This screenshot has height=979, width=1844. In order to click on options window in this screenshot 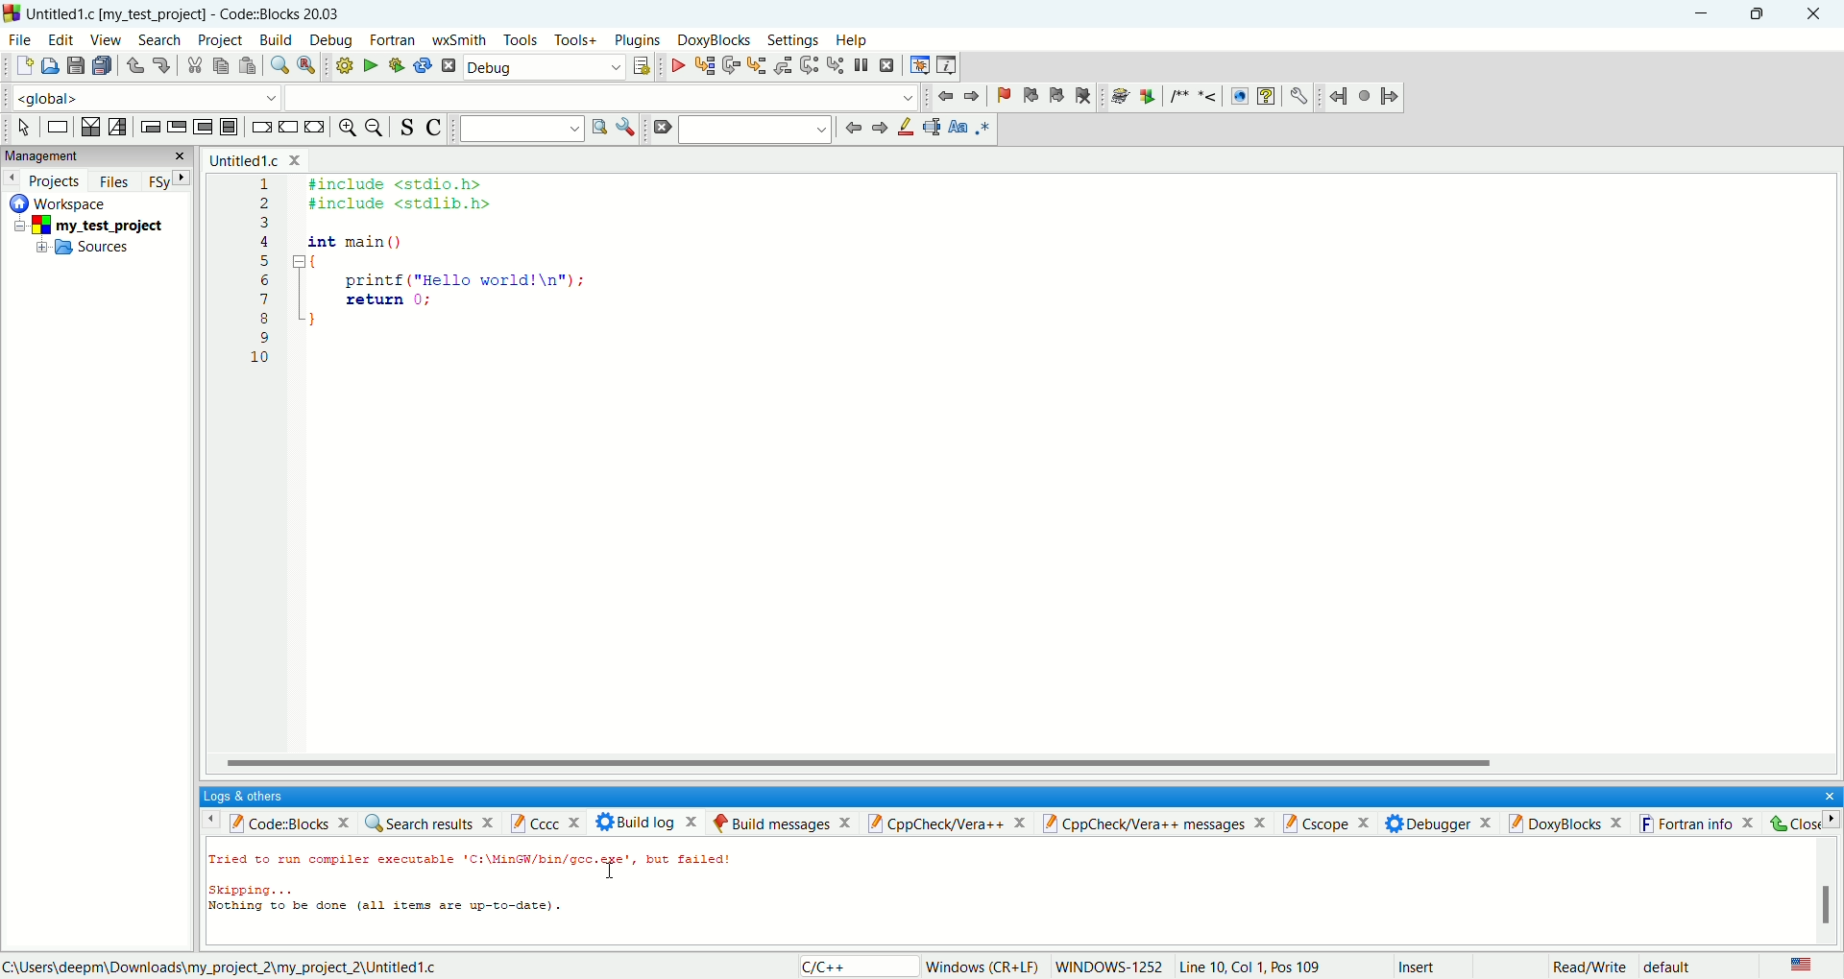, I will do `click(626, 128)`.